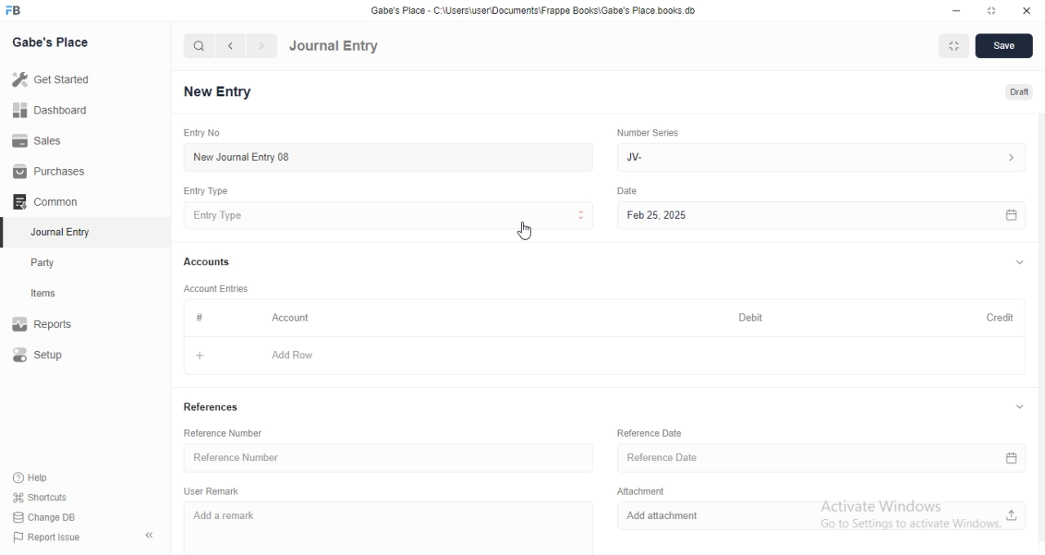 The height and width of the screenshot is (555, 1045). Describe the element at coordinates (647, 134) in the screenshot. I see `Number Series` at that location.